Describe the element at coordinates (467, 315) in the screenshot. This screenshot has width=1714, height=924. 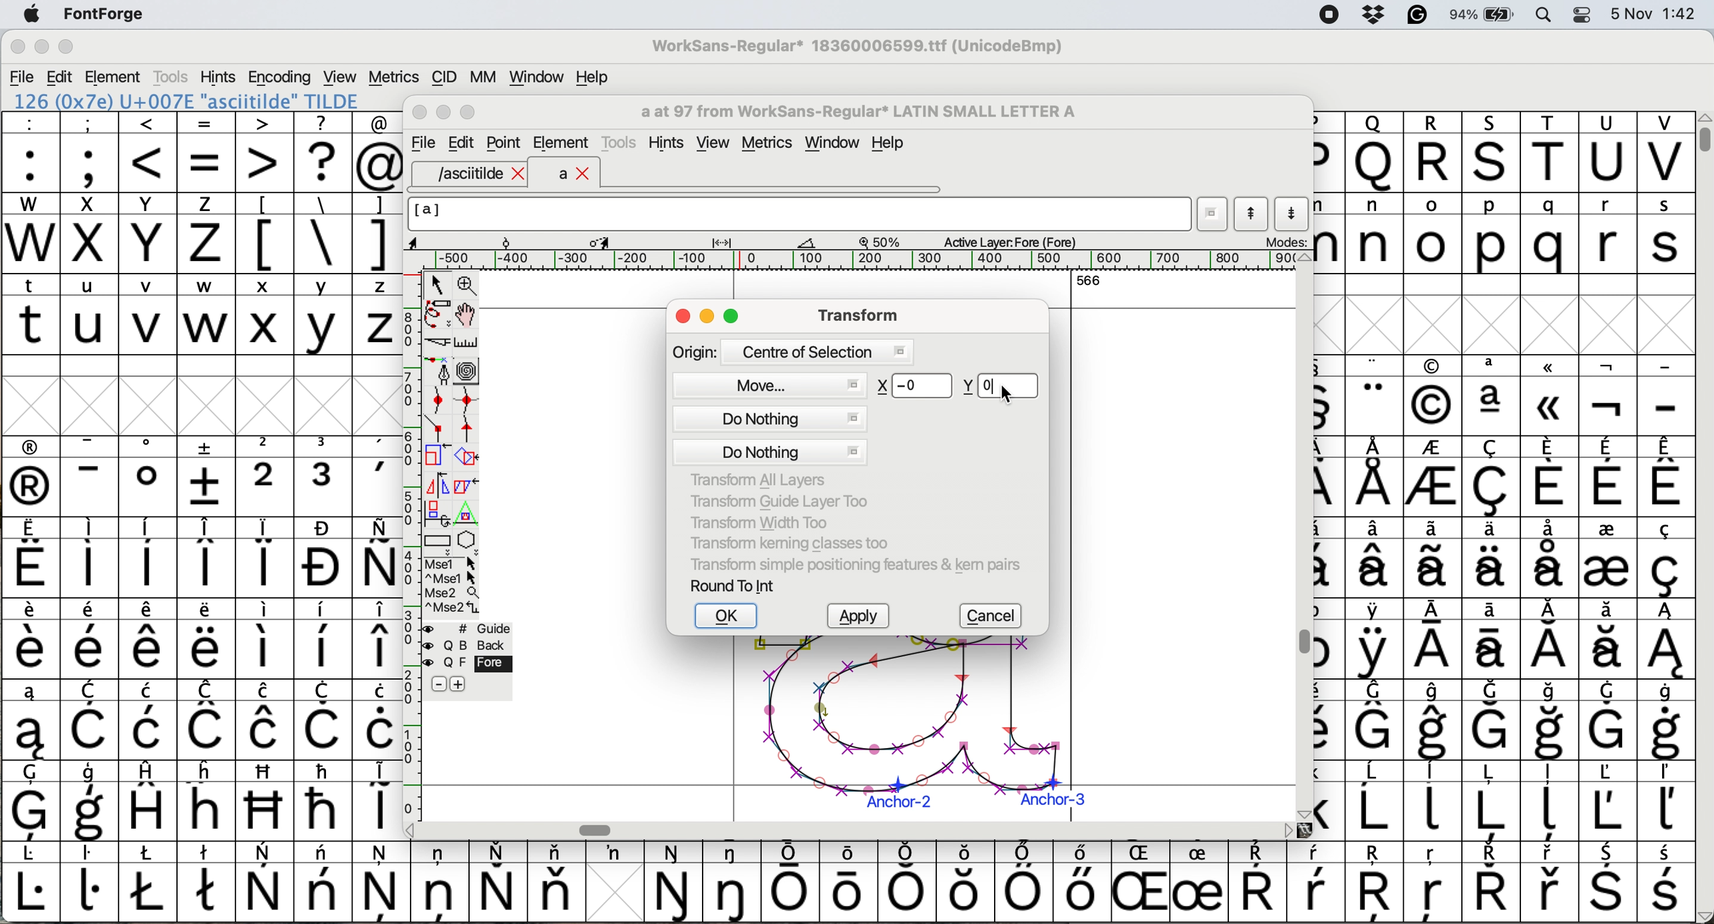
I see `scroll by hand` at that location.